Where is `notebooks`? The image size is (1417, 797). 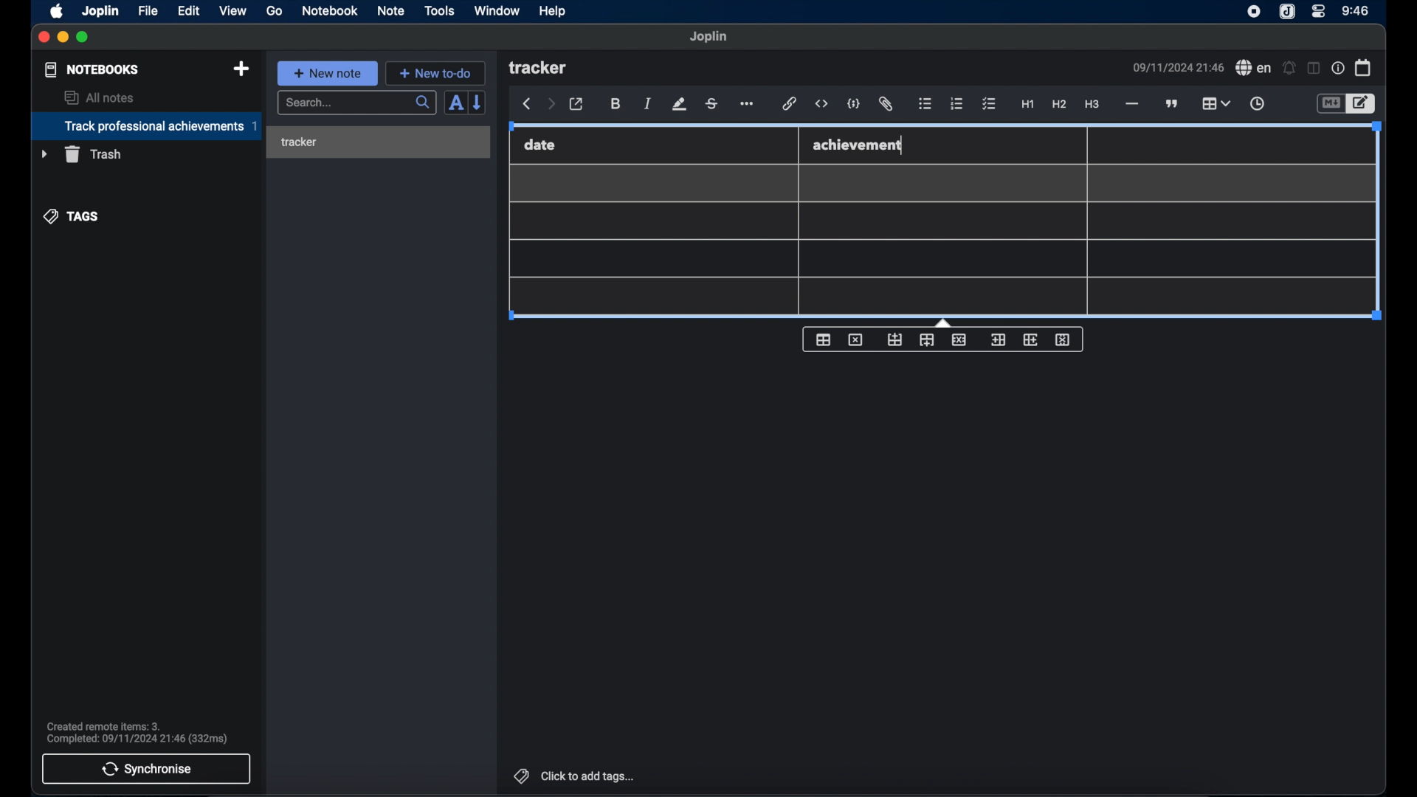
notebooks is located at coordinates (91, 69).